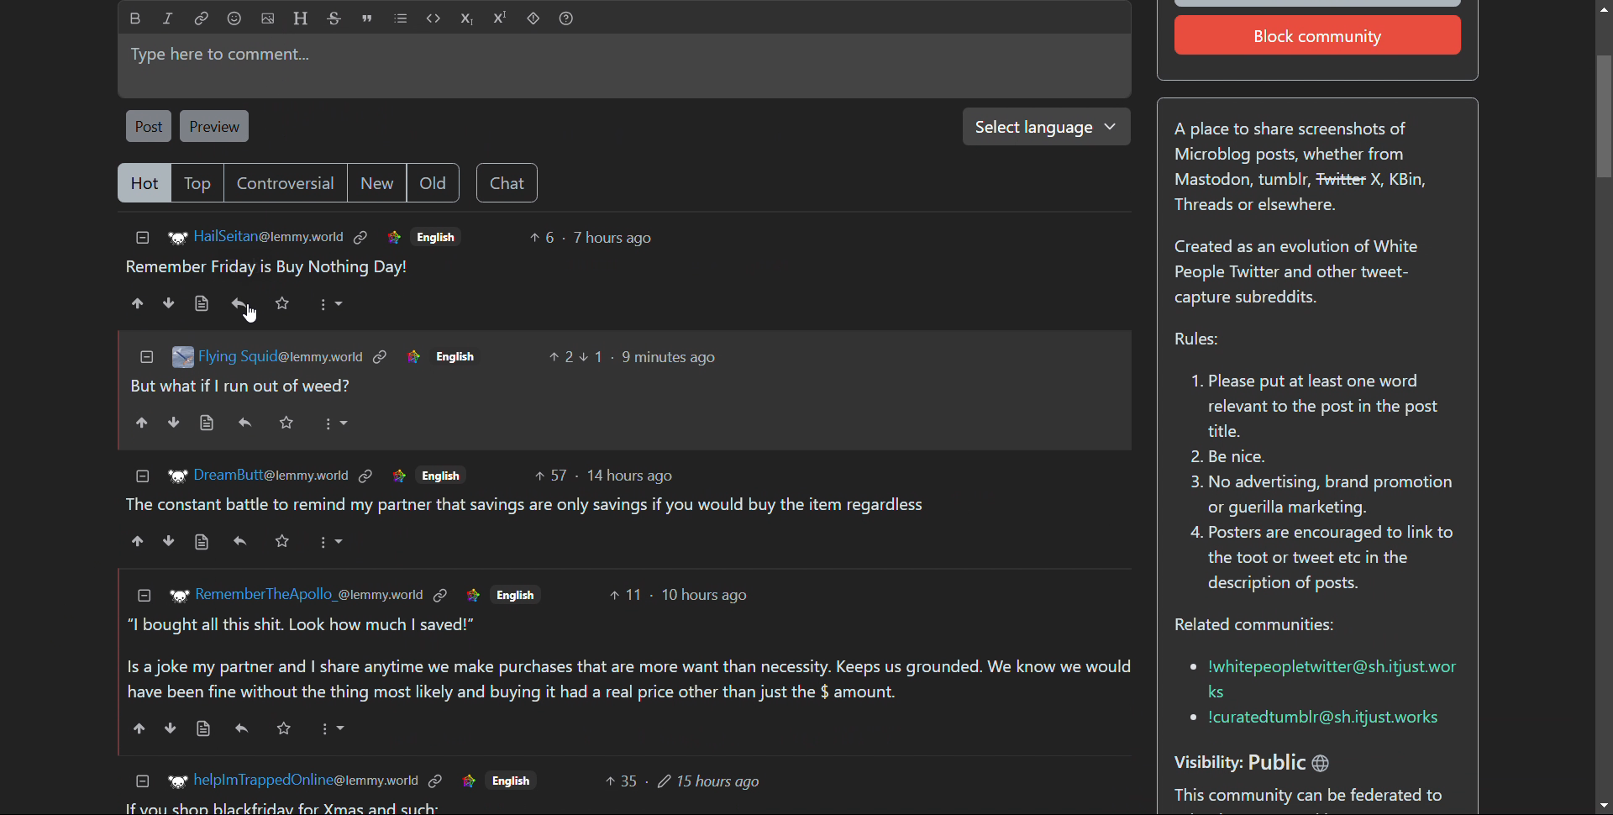  Describe the element at coordinates (244, 386) in the screenshot. I see `comment` at that location.